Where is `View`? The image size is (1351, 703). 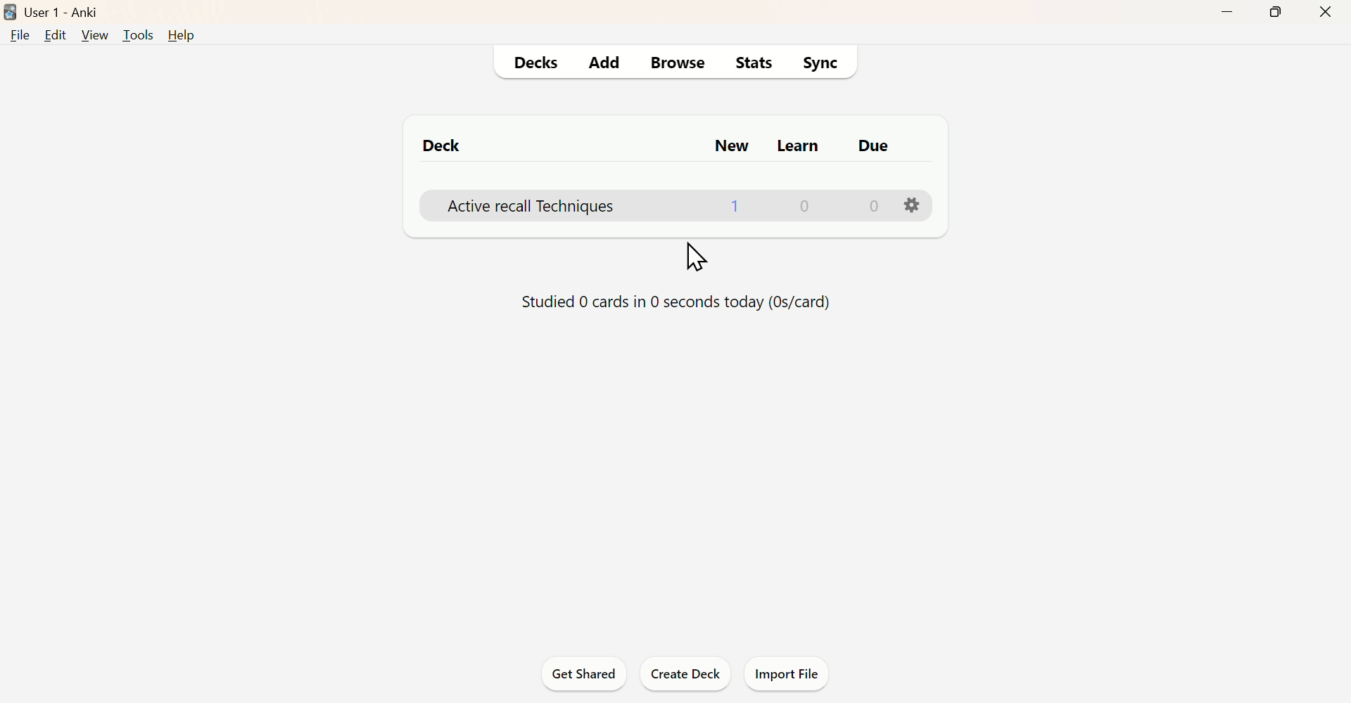
View is located at coordinates (91, 36).